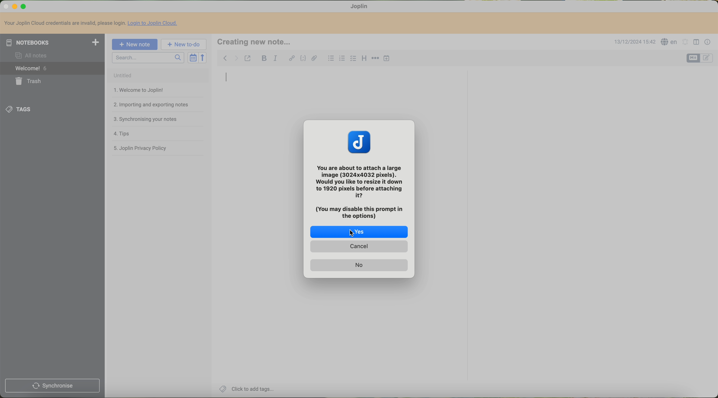 The height and width of the screenshot is (398, 718). Describe the element at coordinates (353, 58) in the screenshot. I see `checkbox` at that location.